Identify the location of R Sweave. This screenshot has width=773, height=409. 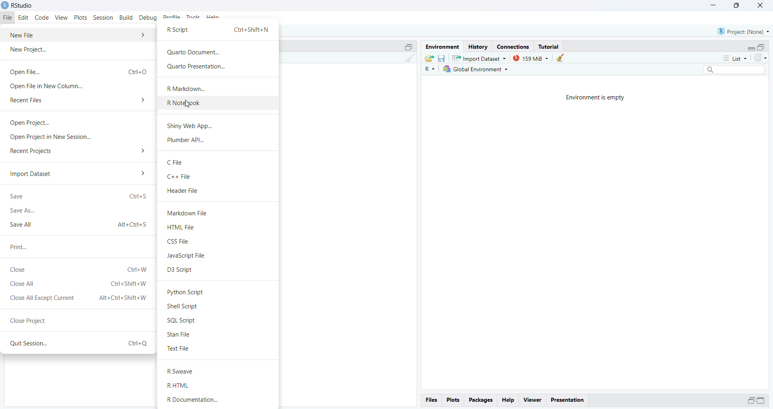
(183, 372).